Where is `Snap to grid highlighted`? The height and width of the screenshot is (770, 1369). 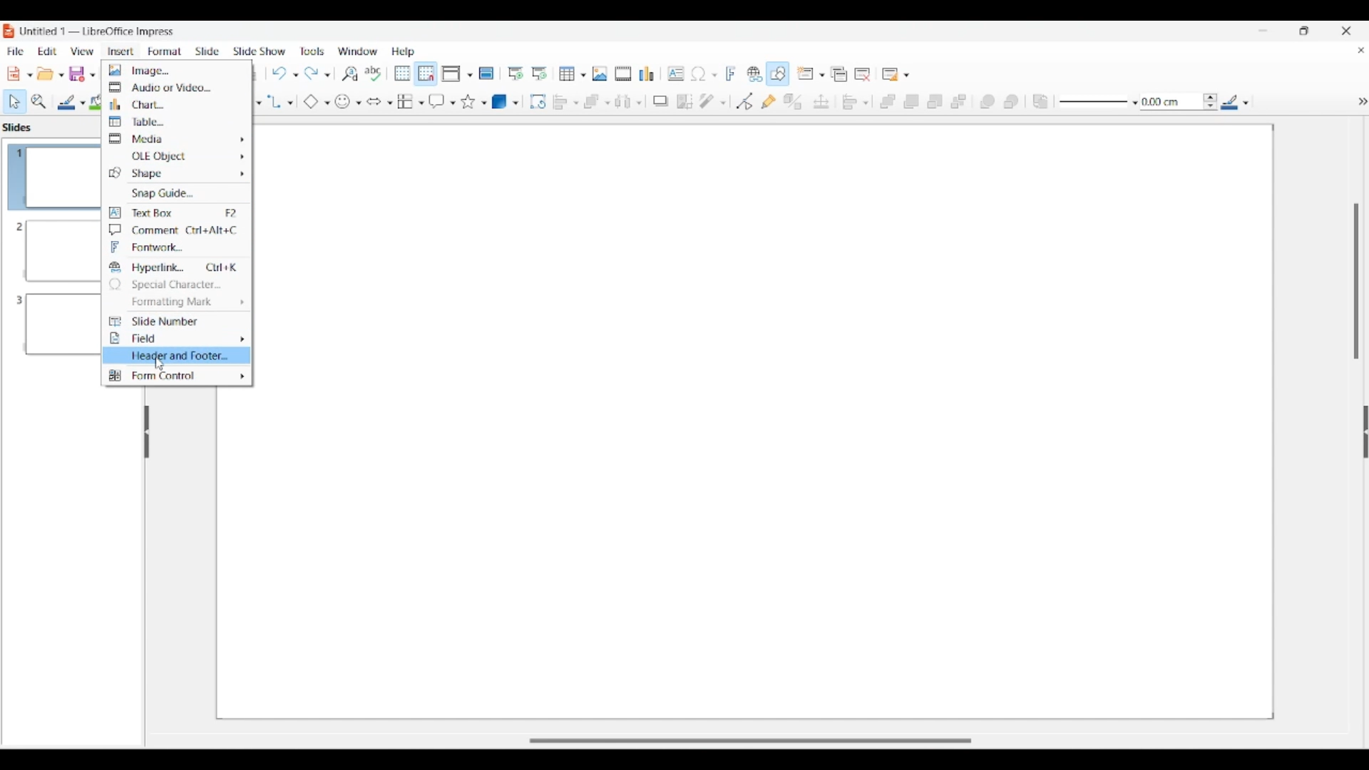 Snap to grid highlighted is located at coordinates (426, 74).